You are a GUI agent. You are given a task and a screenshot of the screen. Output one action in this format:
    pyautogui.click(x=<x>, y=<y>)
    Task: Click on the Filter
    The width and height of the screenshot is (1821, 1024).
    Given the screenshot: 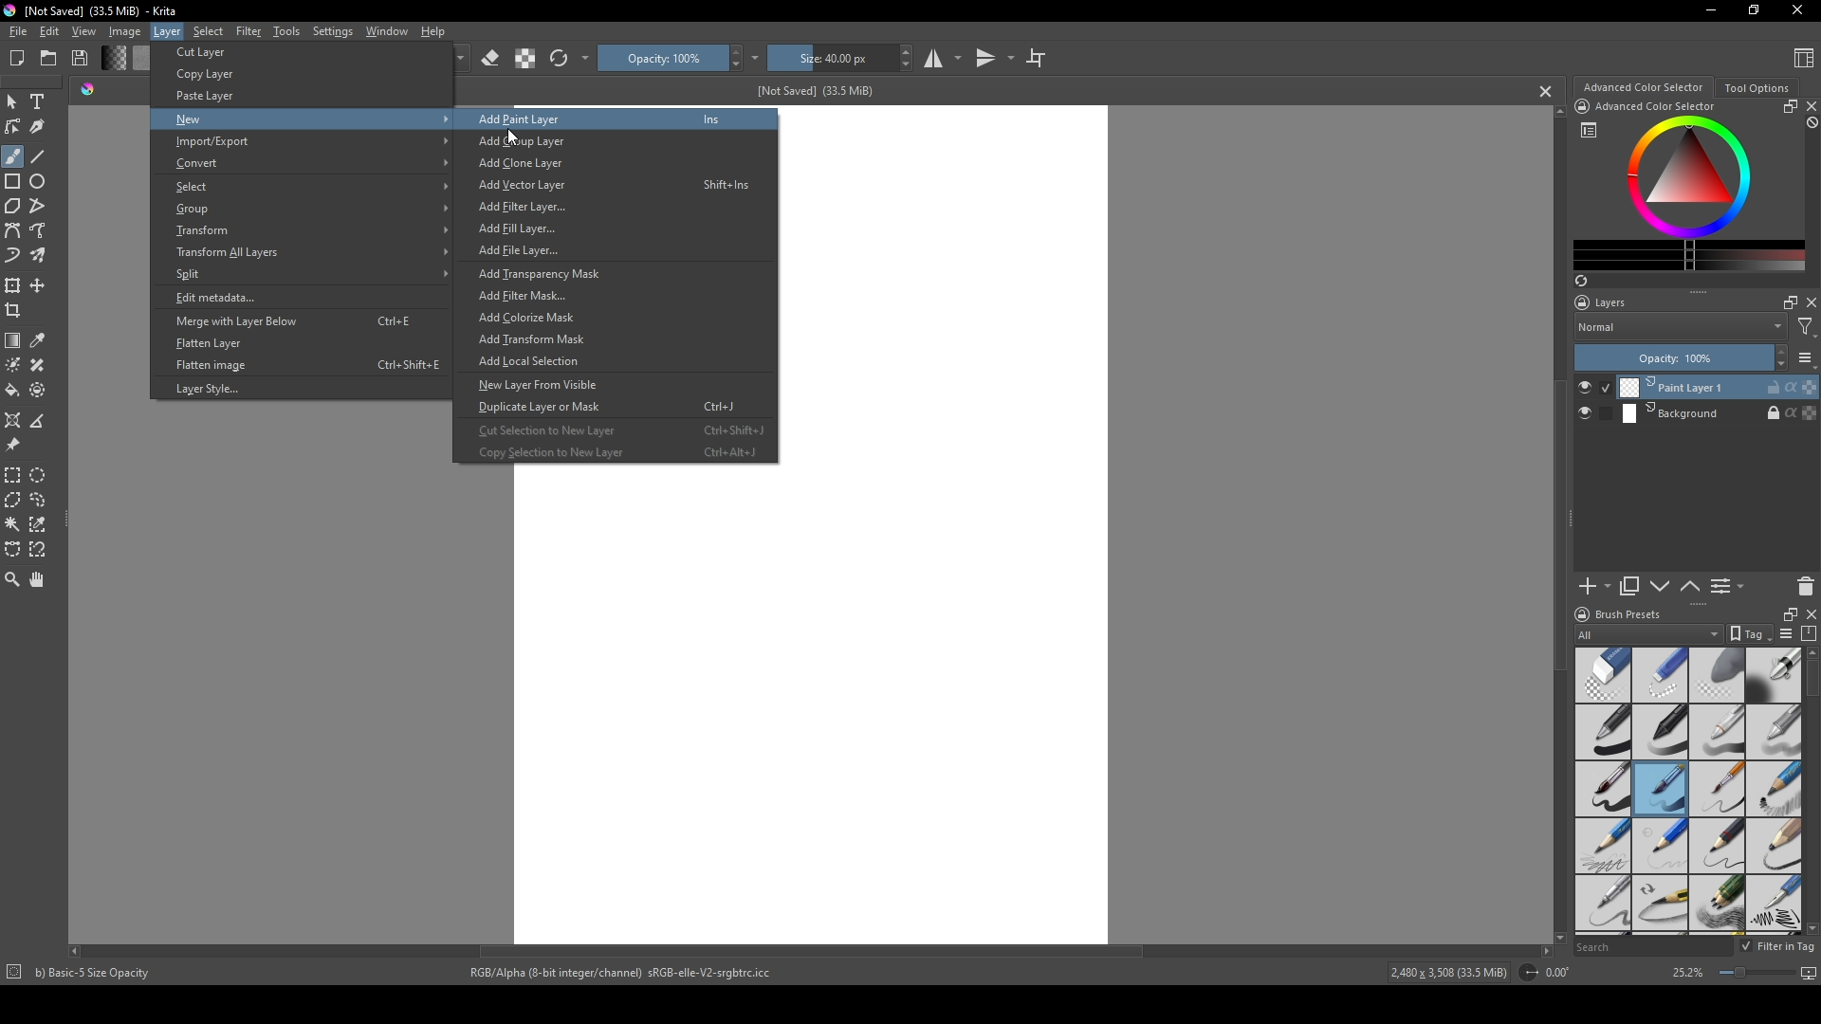 What is the action you would take?
    pyautogui.click(x=248, y=31)
    